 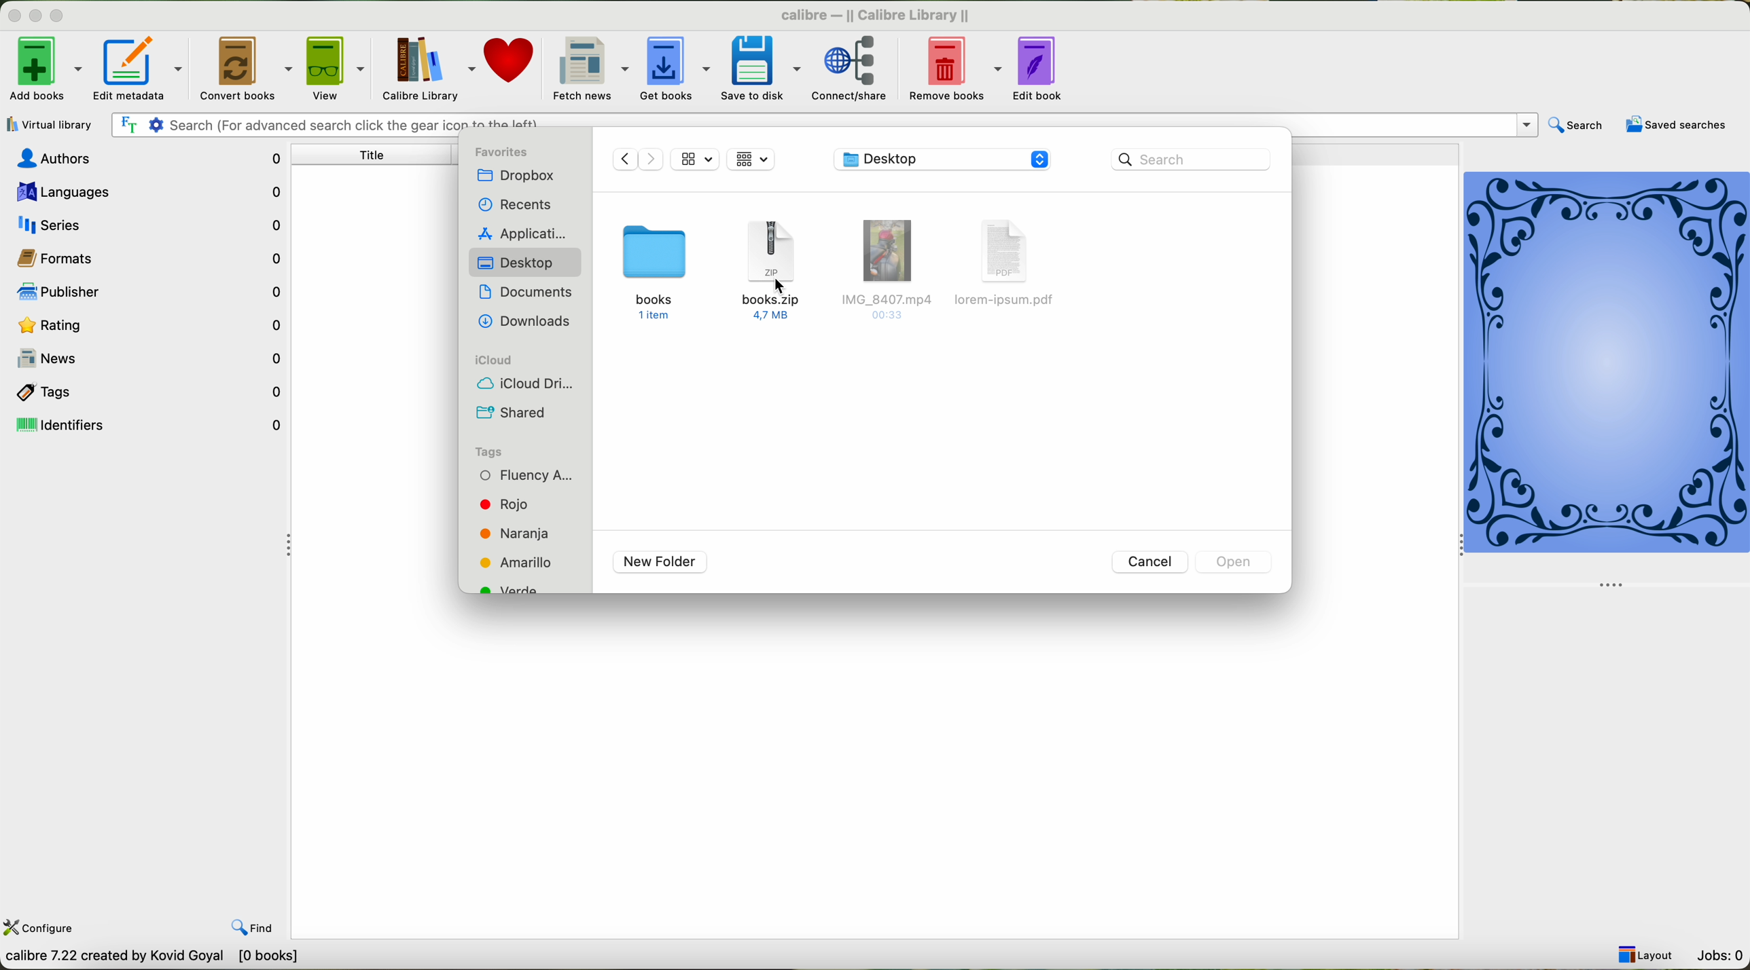 What do you see at coordinates (1041, 71) in the screenshot?
I see `edit book` at bounding box center [1041, 71].